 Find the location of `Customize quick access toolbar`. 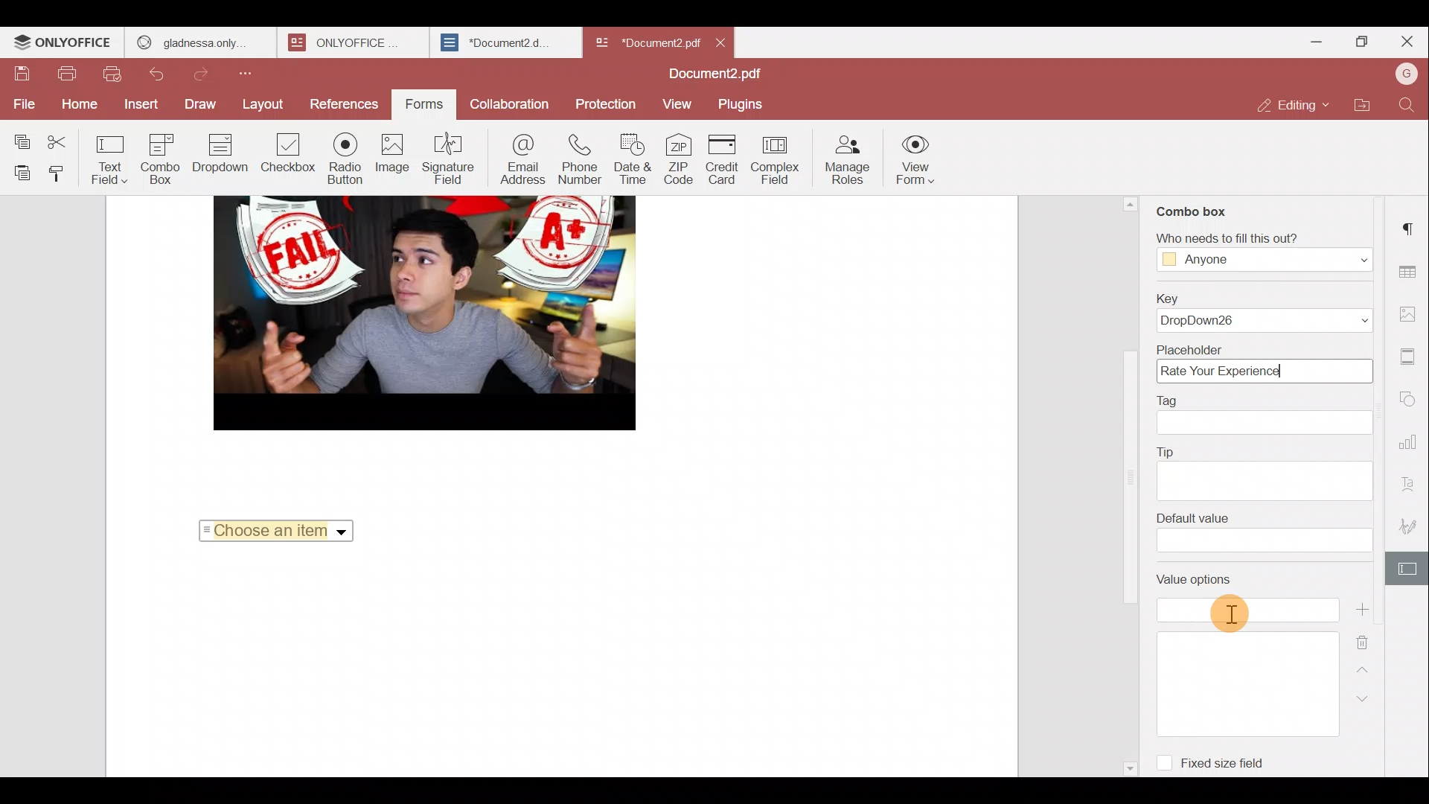

Customize quick access toolbar is located at coordinates (250, 76).